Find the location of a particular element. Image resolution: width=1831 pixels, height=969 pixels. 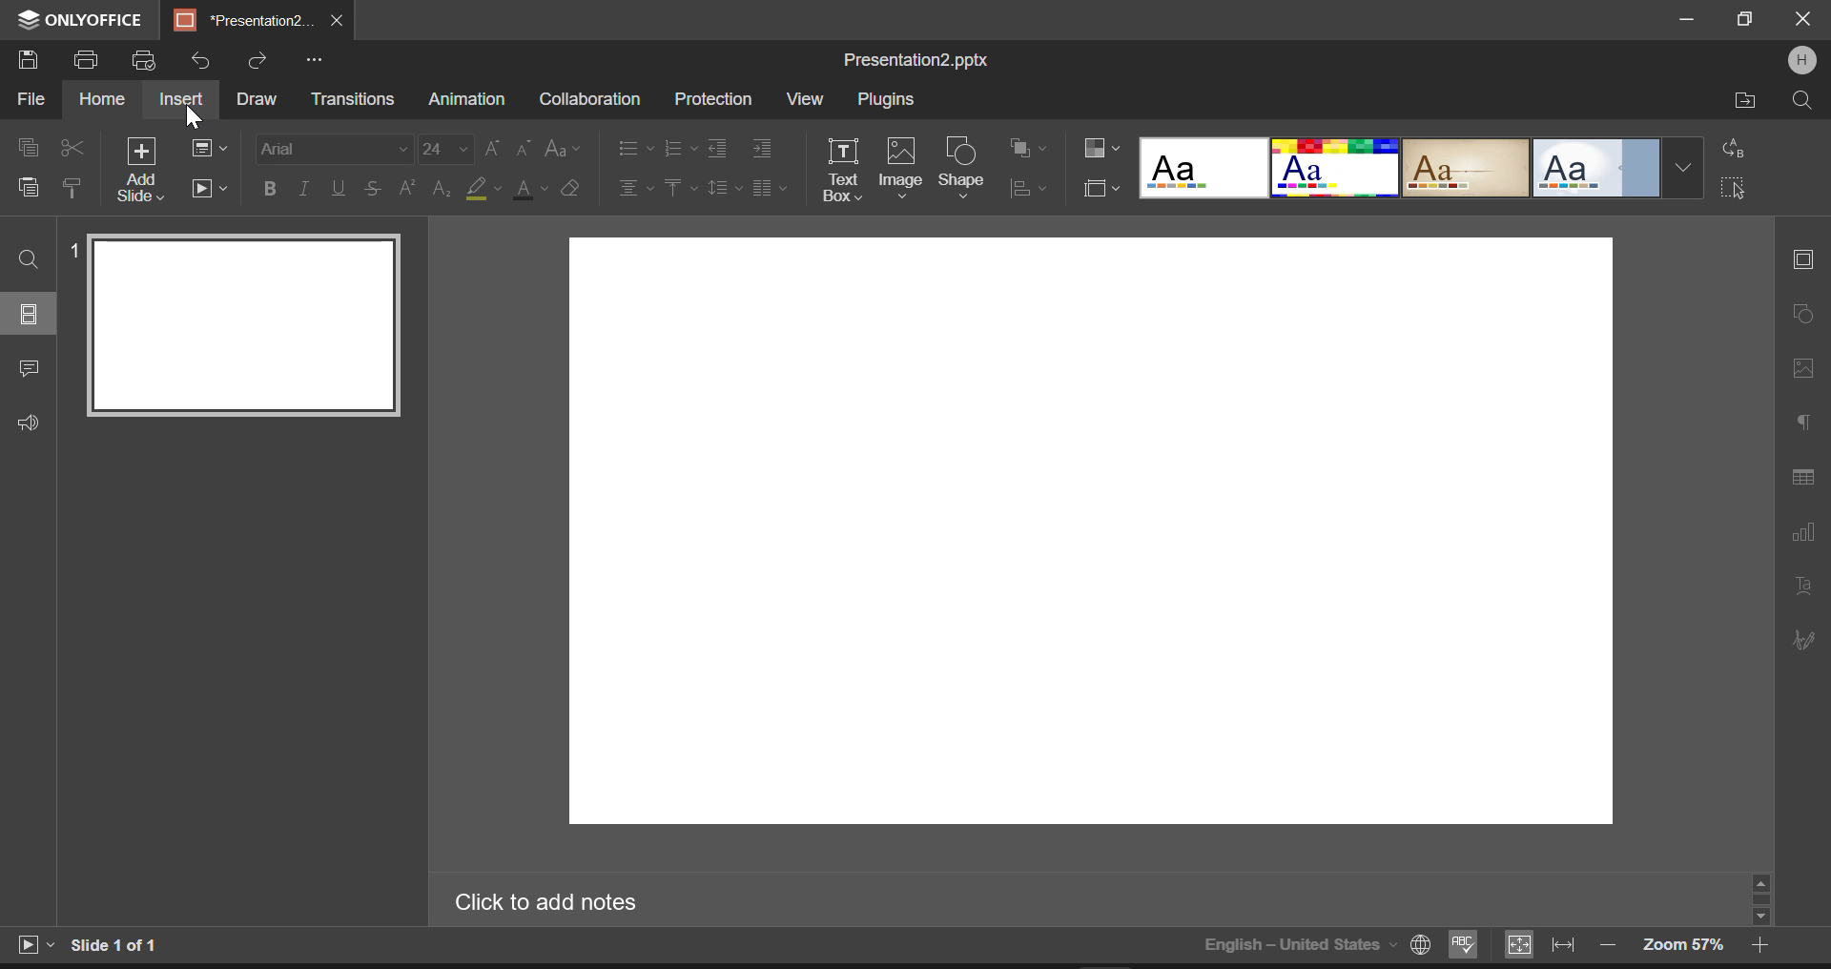

Erase is located at coordinates (572, 187).